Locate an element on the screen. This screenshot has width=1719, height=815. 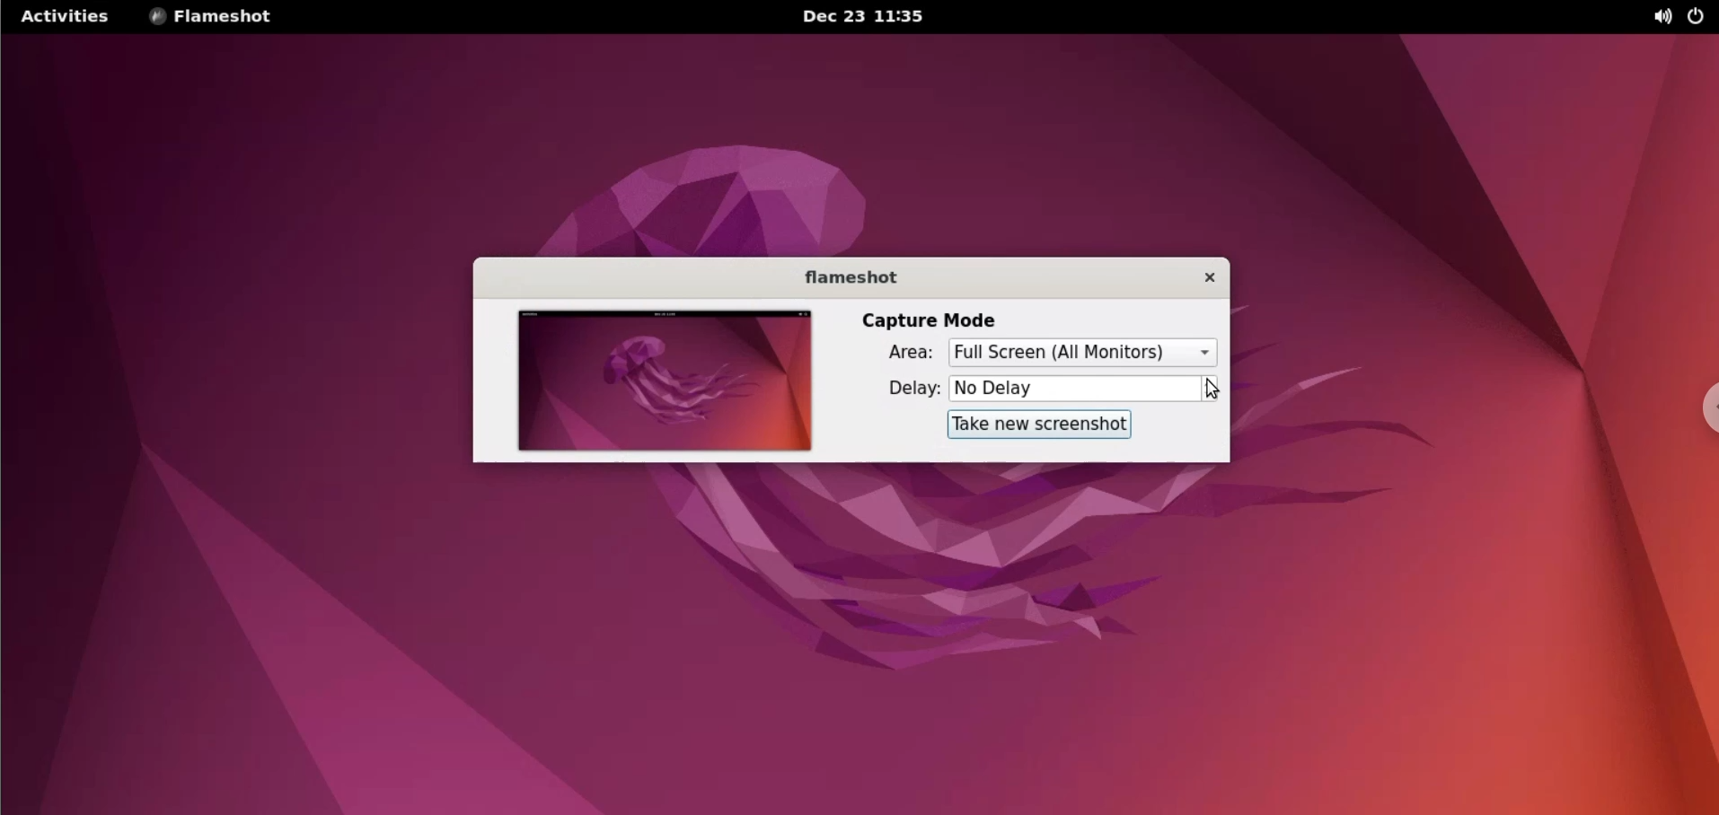
flameshot is located at coordinates (221, 19).